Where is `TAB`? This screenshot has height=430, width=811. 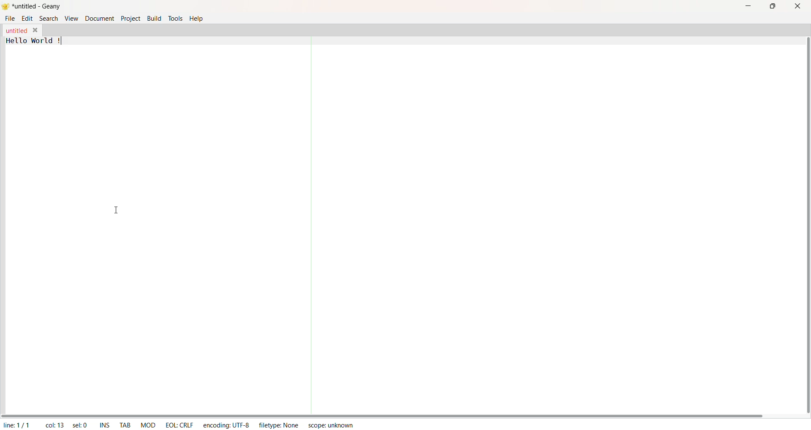
TAB is located at coordinates (124, 423).